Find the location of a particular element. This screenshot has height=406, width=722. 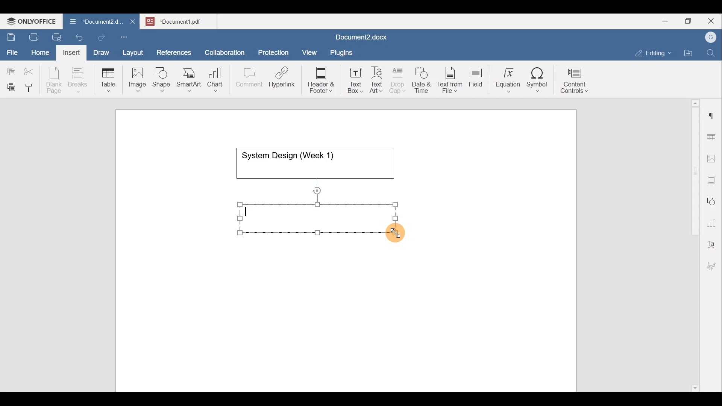

Image is located at coordinates (140, 77).